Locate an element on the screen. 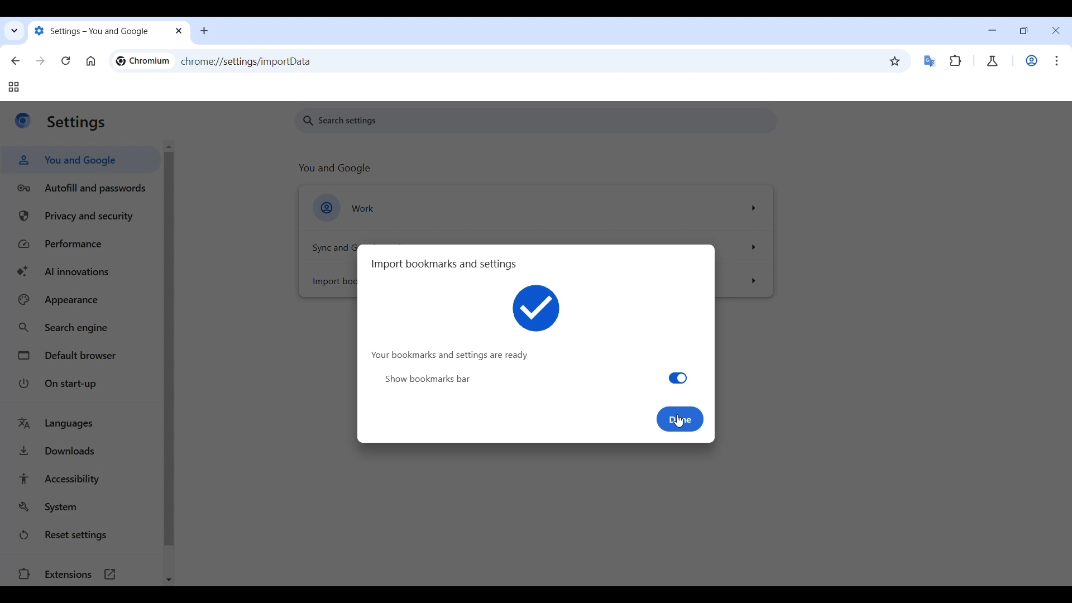  Add new tab is located at coordinates (204, 31).